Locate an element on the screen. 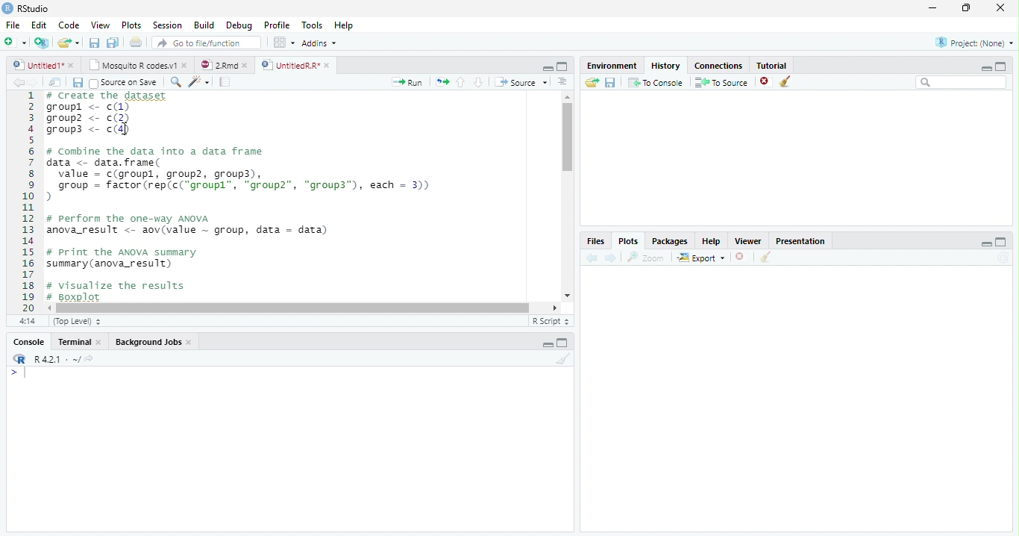 The image size is (1019, 536). Maximize is located at coordinates (562, 67).